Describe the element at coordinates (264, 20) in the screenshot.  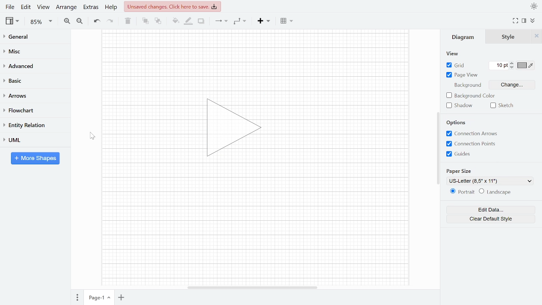
I see `Insert` at that location.